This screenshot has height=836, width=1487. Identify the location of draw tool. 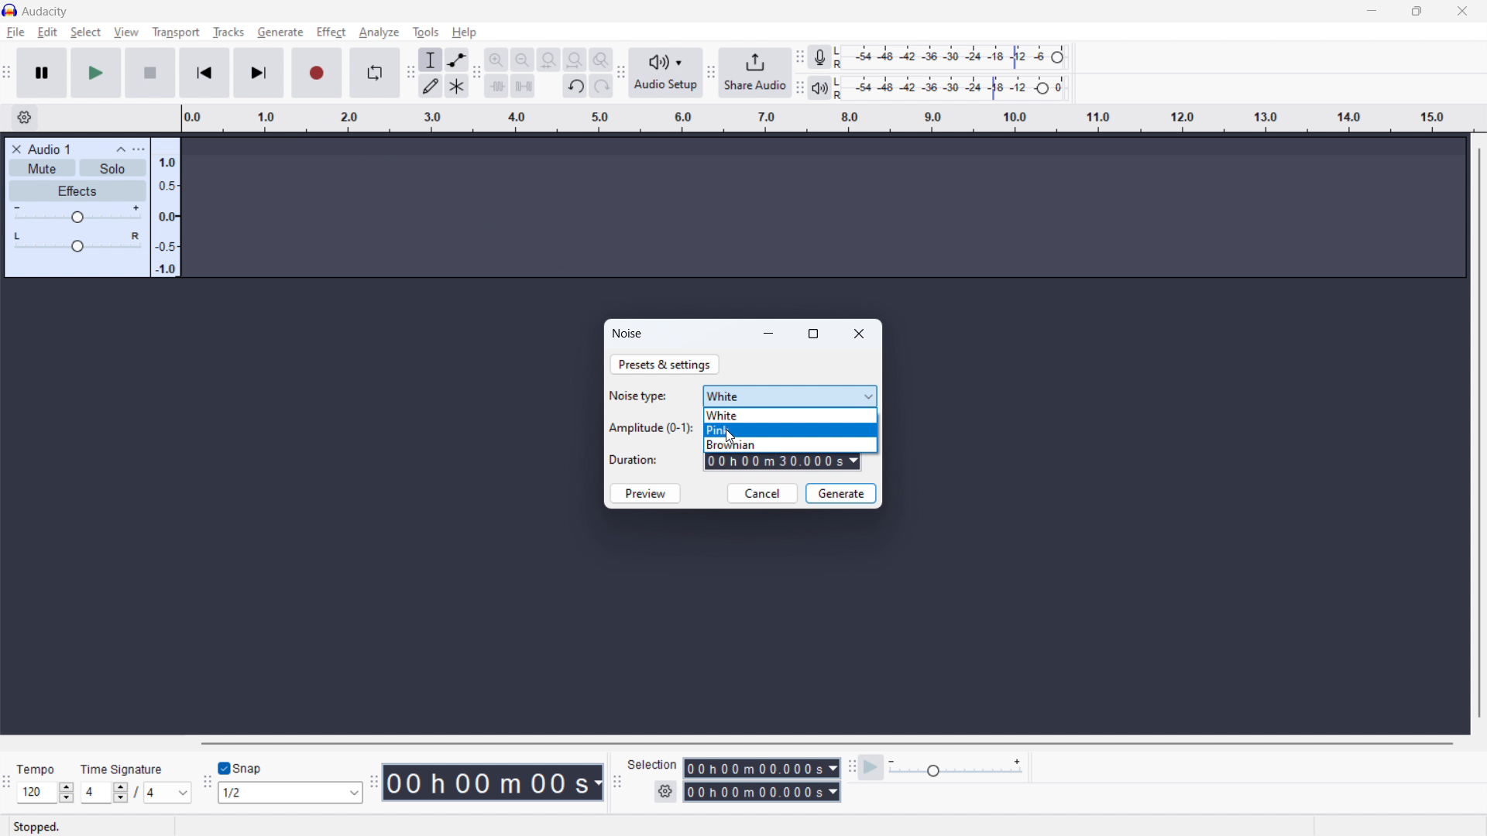
(431, 85).